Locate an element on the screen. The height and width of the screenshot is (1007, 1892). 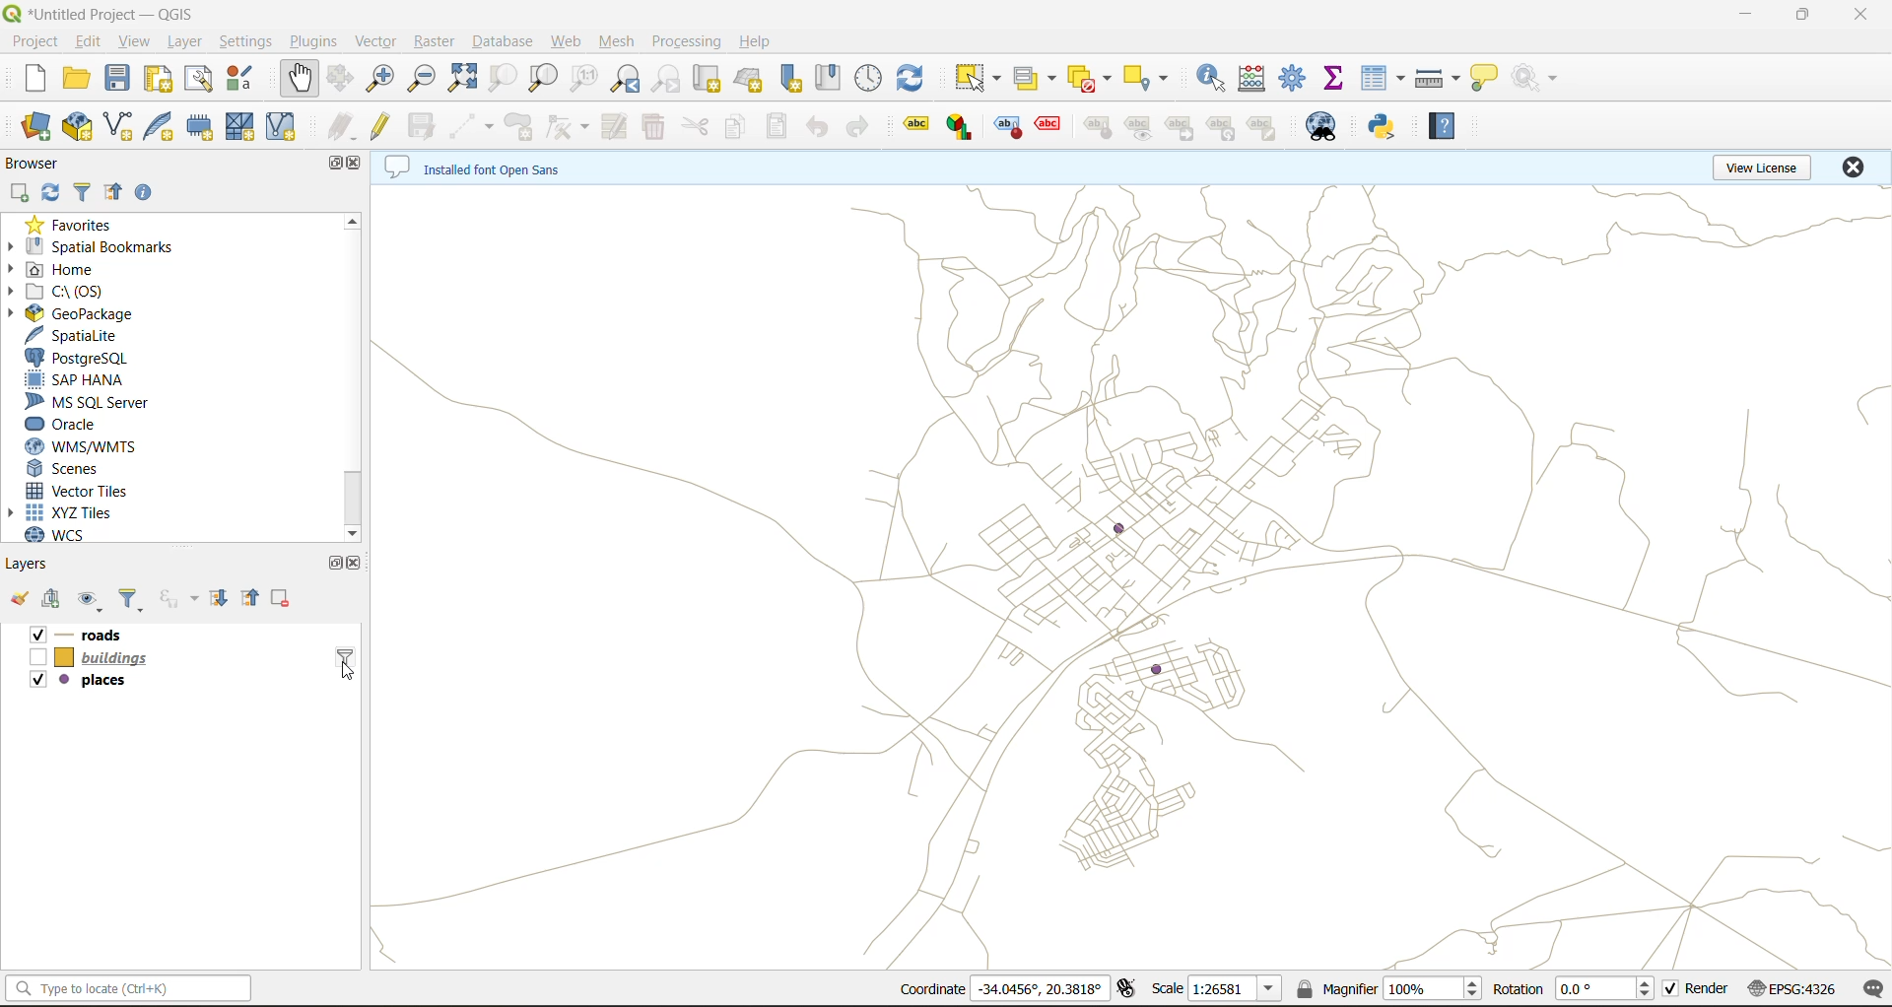
remove is located at coordinates (282, 596).